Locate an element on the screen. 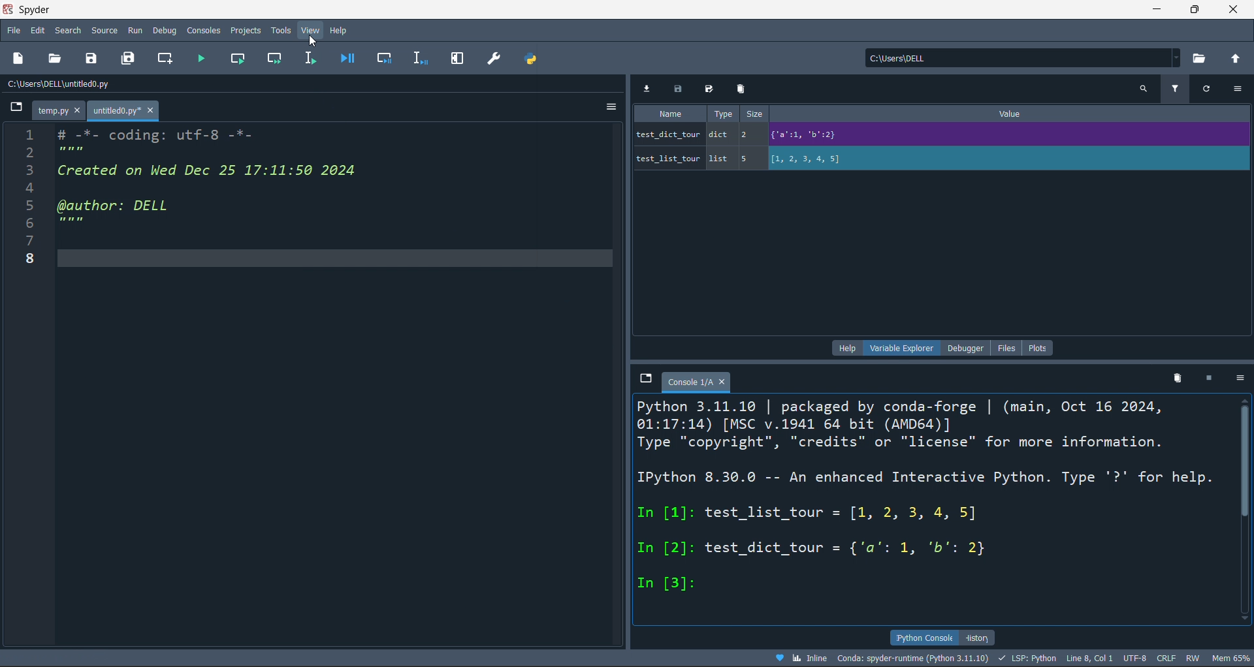  new cell is located at coordinates (166, 57).